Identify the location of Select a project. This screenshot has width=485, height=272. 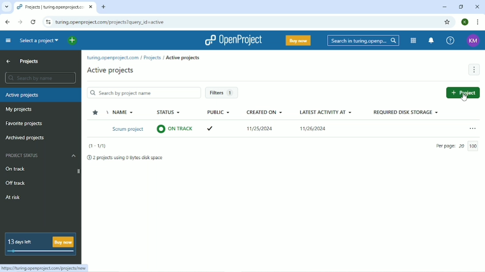
(39, 42).